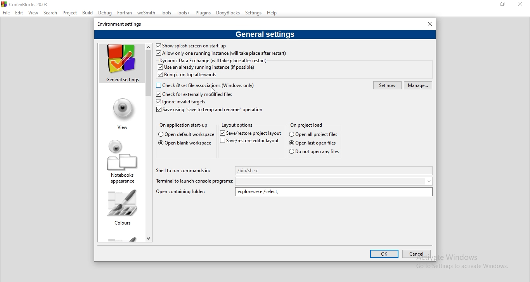 The width and height of the screenshot is (530, 282). I want to click on Open containing folder, so click(181, 191).